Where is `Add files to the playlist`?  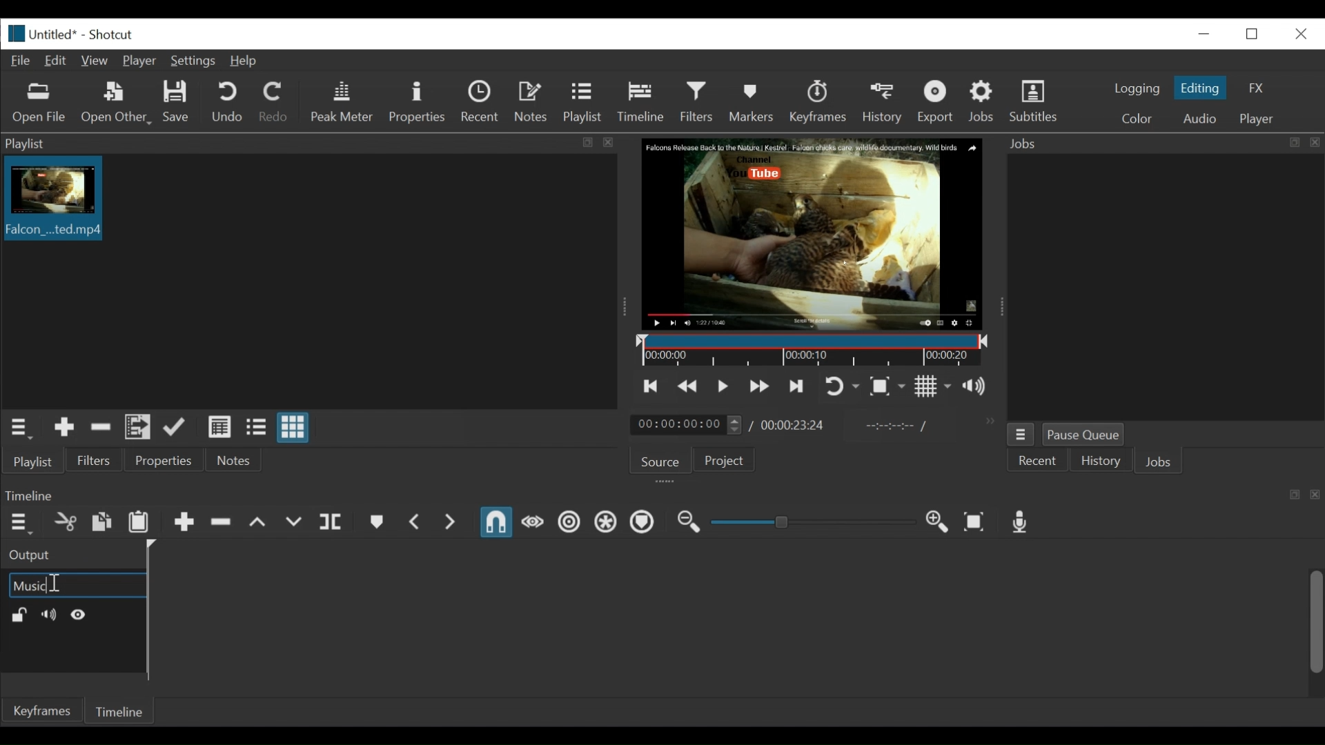 Add files to the playlist is located at coordinates (139, 428).